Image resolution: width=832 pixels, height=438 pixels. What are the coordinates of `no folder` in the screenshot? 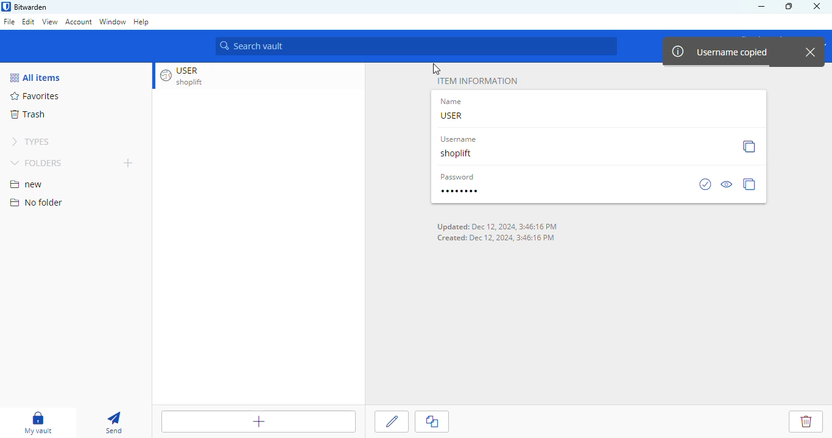 It's located at (36, 202).